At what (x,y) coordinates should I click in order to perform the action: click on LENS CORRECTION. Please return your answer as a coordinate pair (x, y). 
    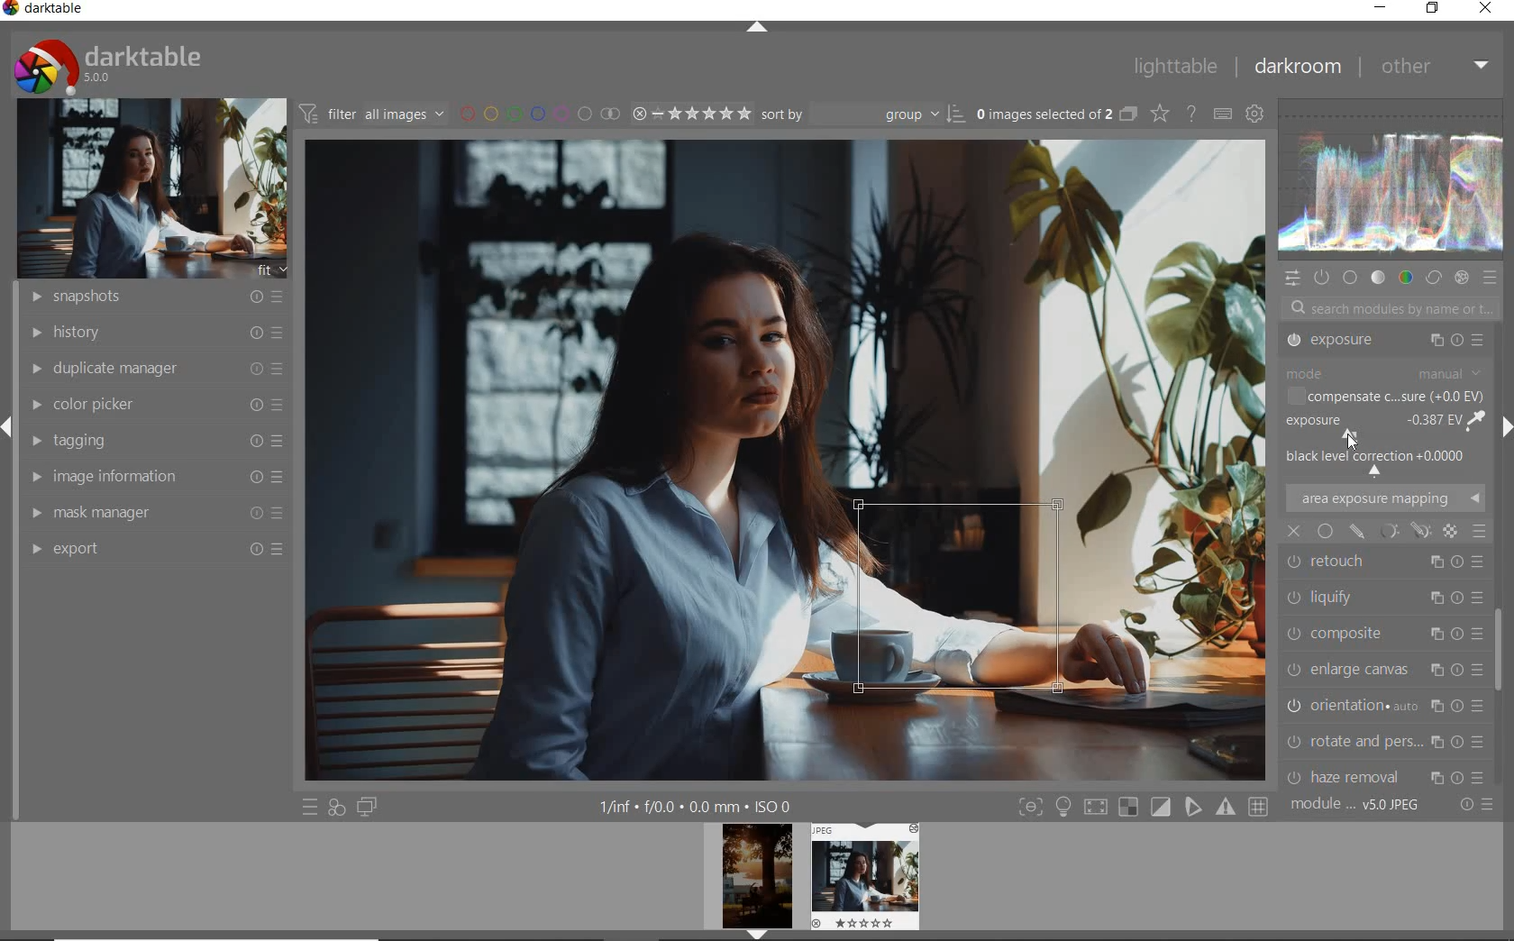
    Looking at the image, I should click on (1385, 736).